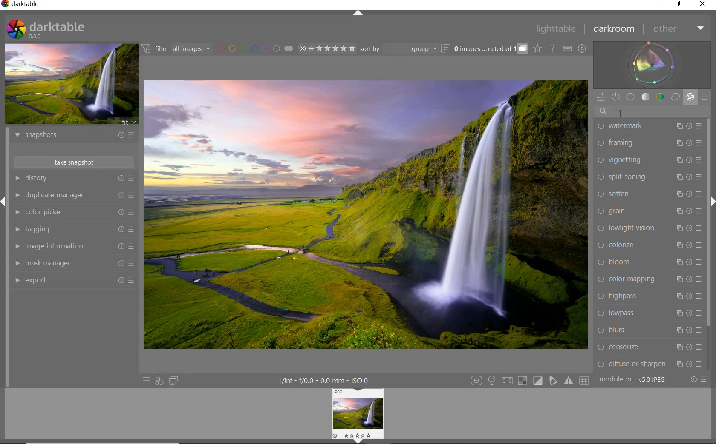 Image resolution: width=716 pixels, height=444 pixels. I want to click on image information, so click(73, 246).